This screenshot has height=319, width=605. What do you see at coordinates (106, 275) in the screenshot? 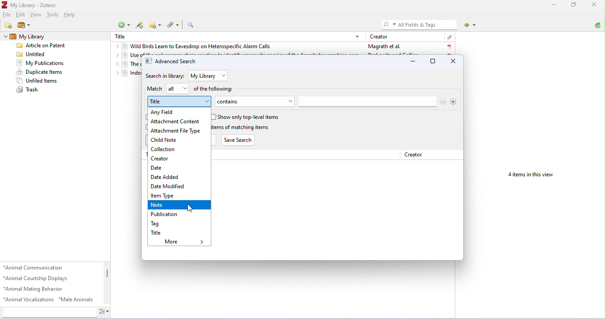
I see `vertical scroll bar` at bounding box center [106, 275].